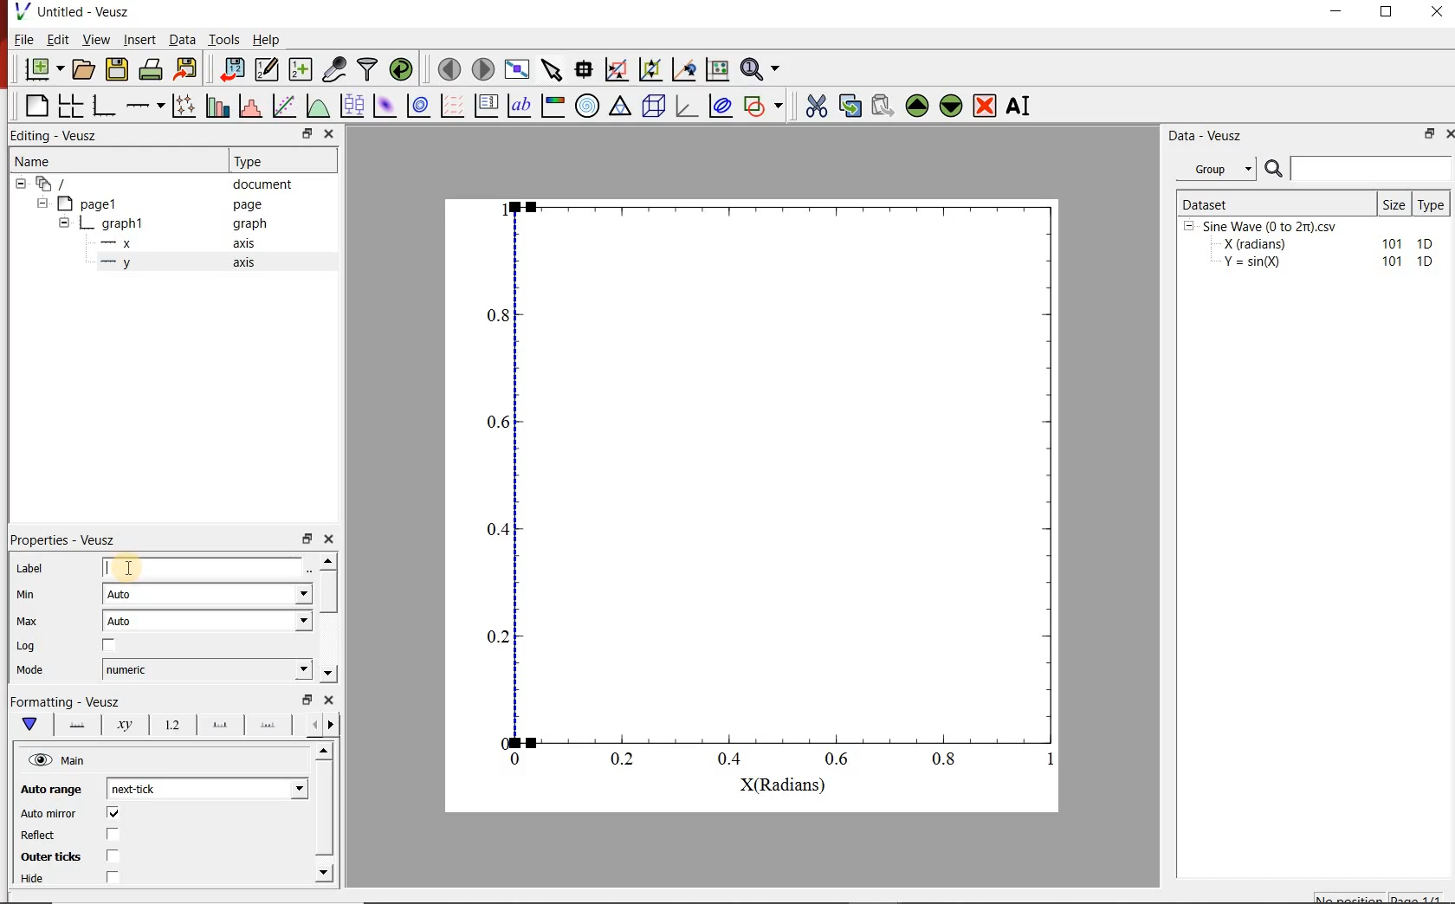  I want to click on scrollbar, so click(330, 593).